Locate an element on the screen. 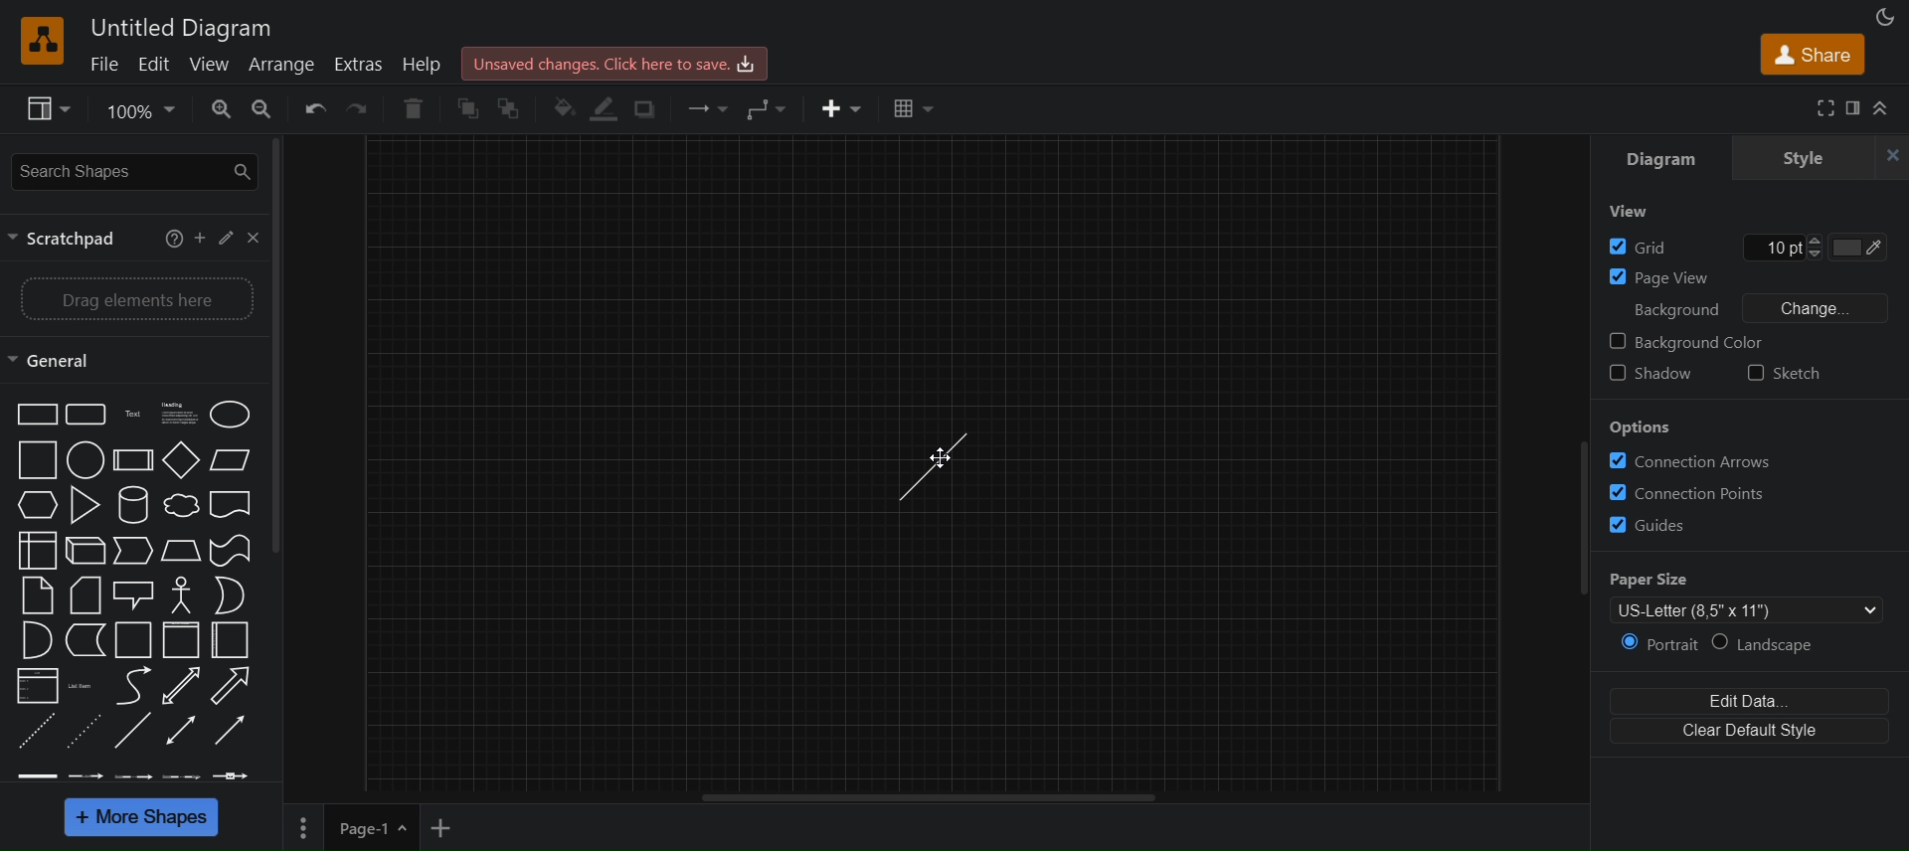 This screenshot has height=851, width=1909. Text box is located at coordinates (175, 413).